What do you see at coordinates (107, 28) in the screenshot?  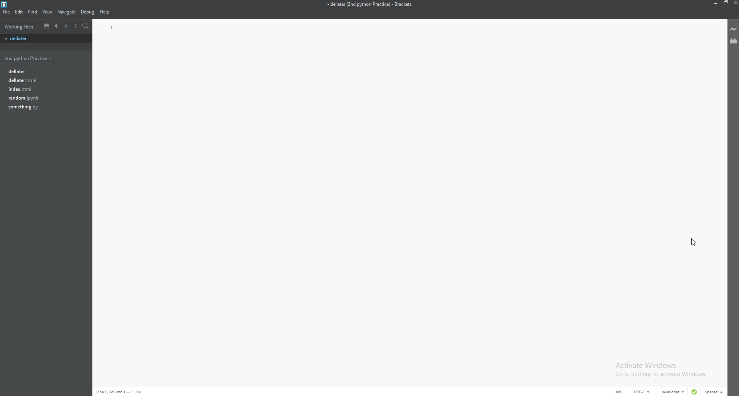 I see `line number` at bounding box center [107, 28].